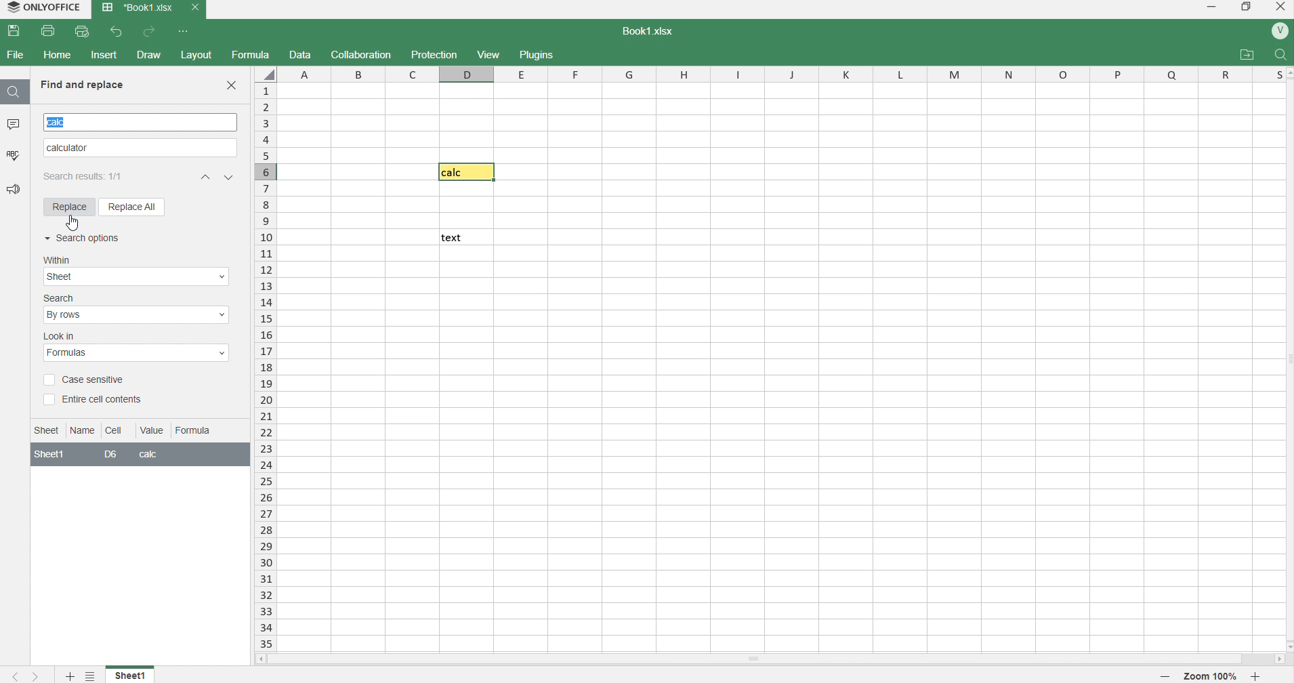 This screenshot has width=1294, height=683. I want to click on view, so click(491, 54).